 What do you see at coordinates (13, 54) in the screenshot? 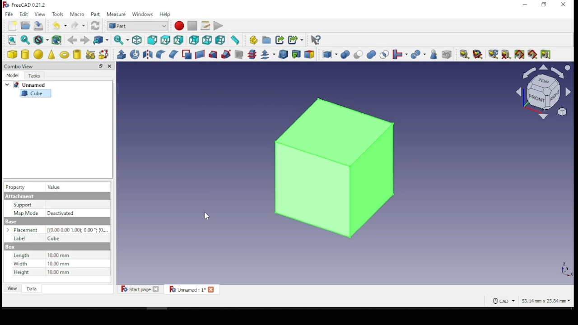
I see `cube` at bounding box center [13, 54].